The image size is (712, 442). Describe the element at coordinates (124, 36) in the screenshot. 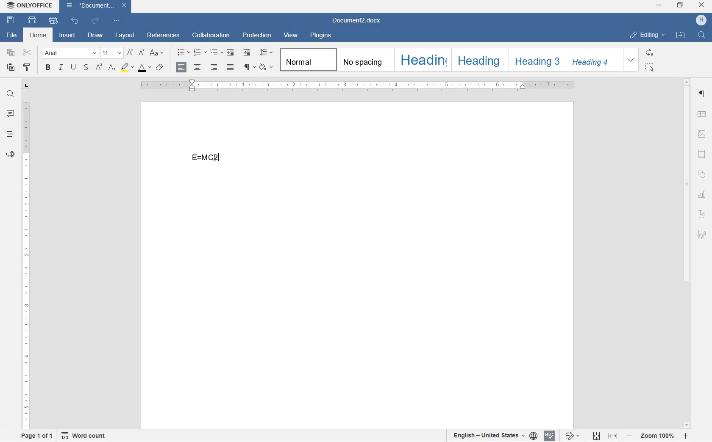

I see `layout` at that location.